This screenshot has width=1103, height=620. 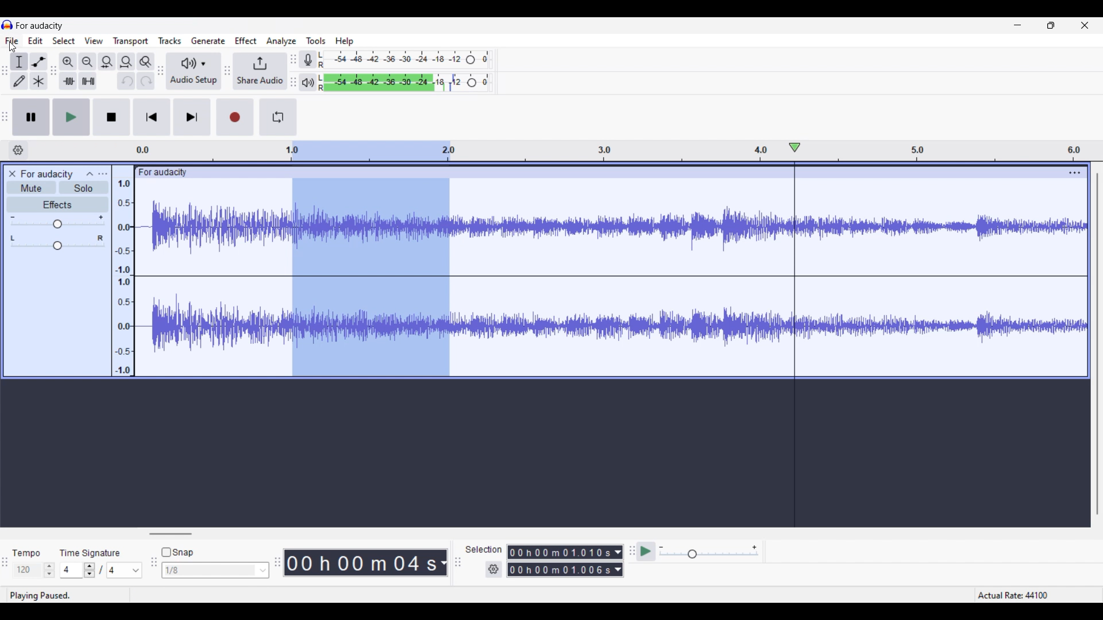 I want to click on Tools menu, so click(x=316, y=41).